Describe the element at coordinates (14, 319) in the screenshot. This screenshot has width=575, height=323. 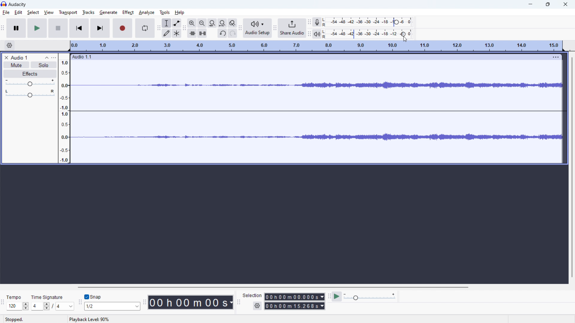
I see `Stopped` at that location.